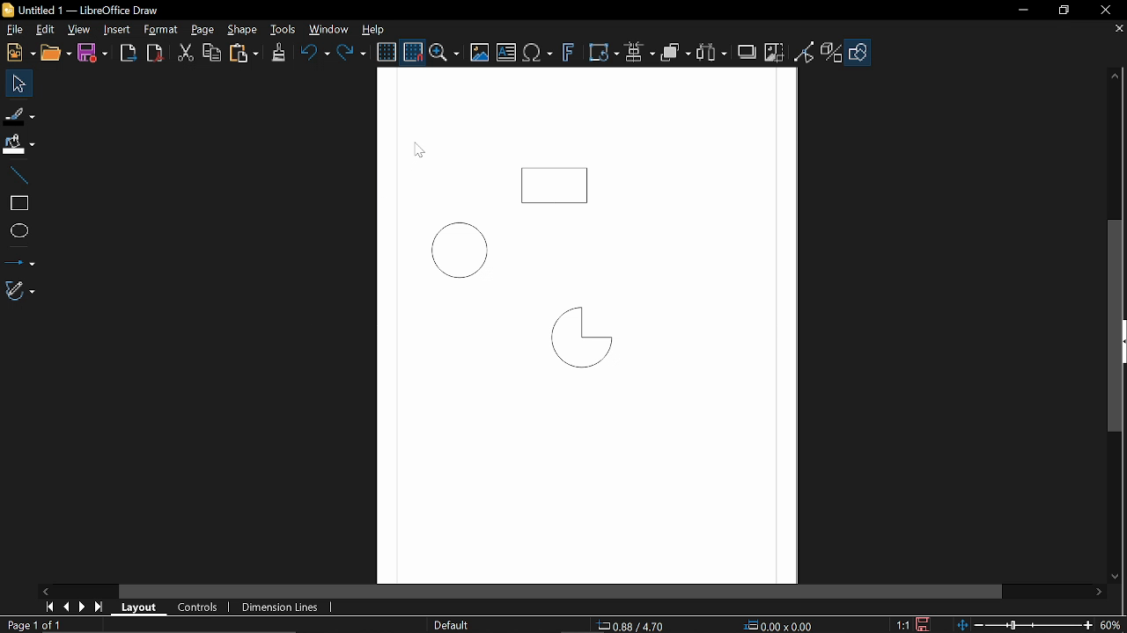 The width and height of the screenshot is (1127, 633). Describe the element at coordinates (19, 261) in the screenshot. I see `Lines and arrows` at that location.